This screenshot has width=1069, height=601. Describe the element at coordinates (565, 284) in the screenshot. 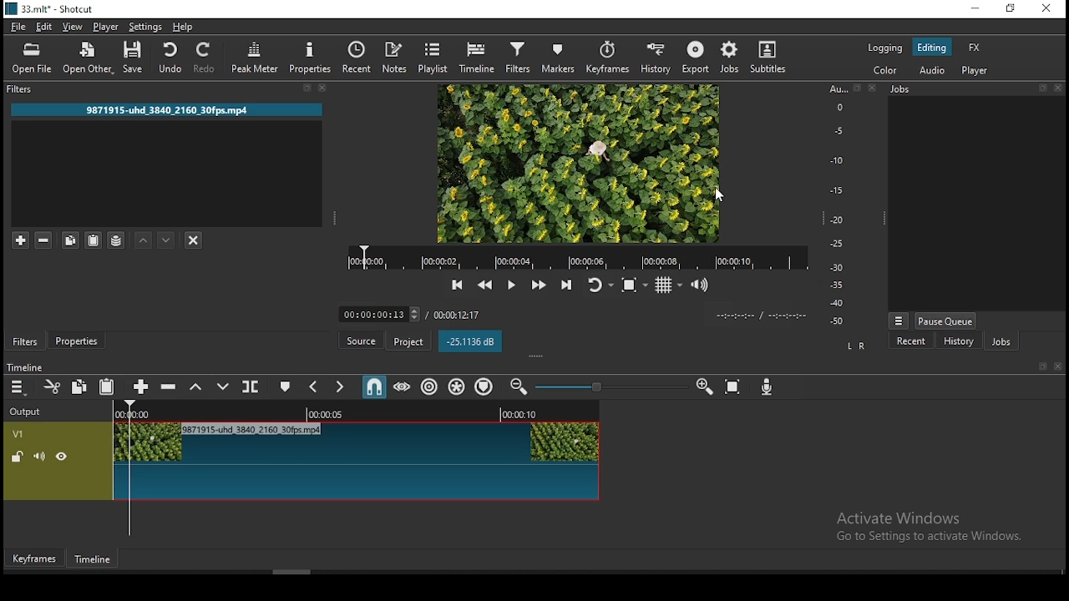

I see `skip to next point` at that location.